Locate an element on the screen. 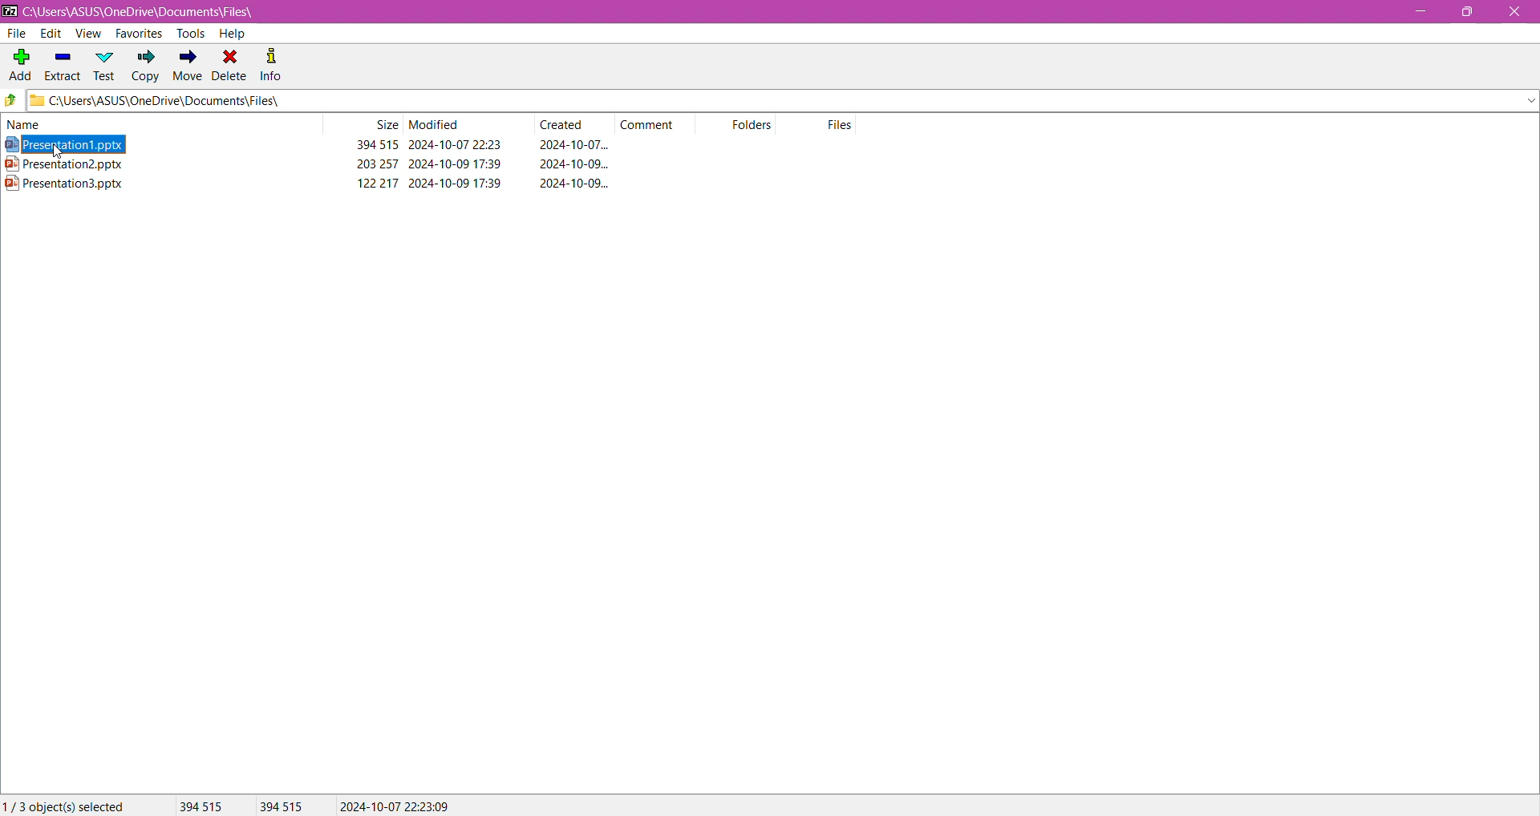 The height and width of the screenshot is (816, 1540). Copy is located at coordinates (145, 67).